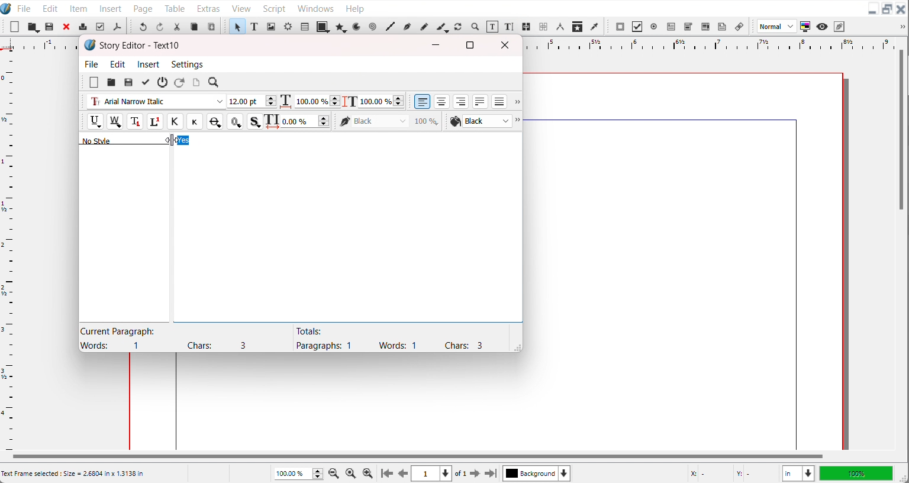 Image resolution: width=909 pixels, height=483 pixels. What do you see at coordinates (235, 121) in the screenshot?
I see `Outline` at bounding box center [235, 121].